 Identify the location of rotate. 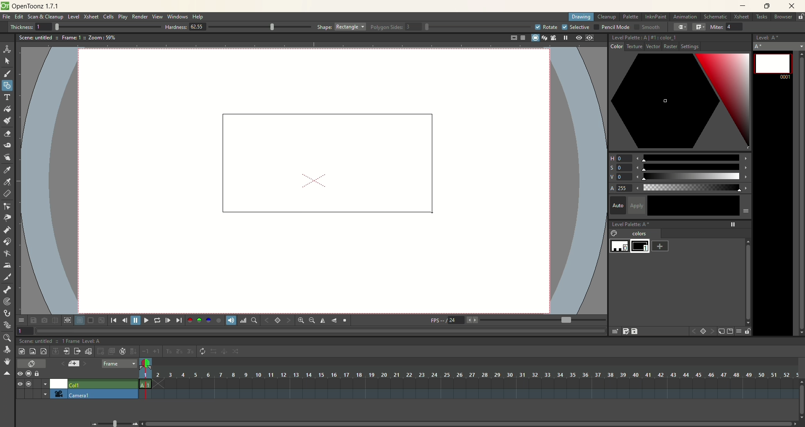
(545, 27).